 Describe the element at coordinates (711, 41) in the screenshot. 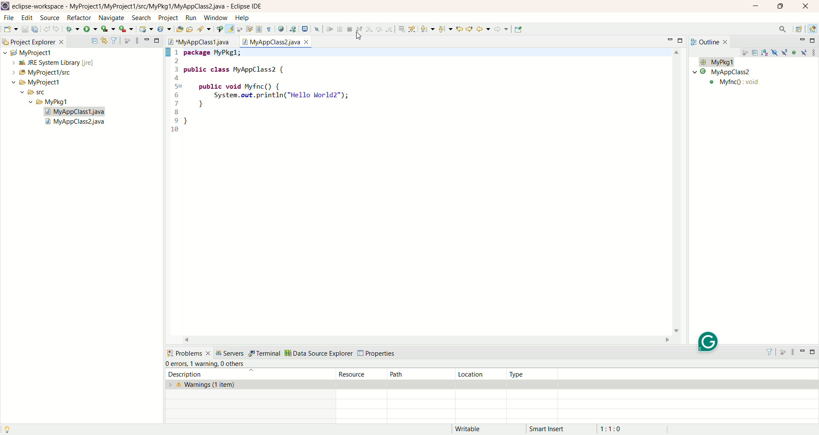

I see `outline` at that location.